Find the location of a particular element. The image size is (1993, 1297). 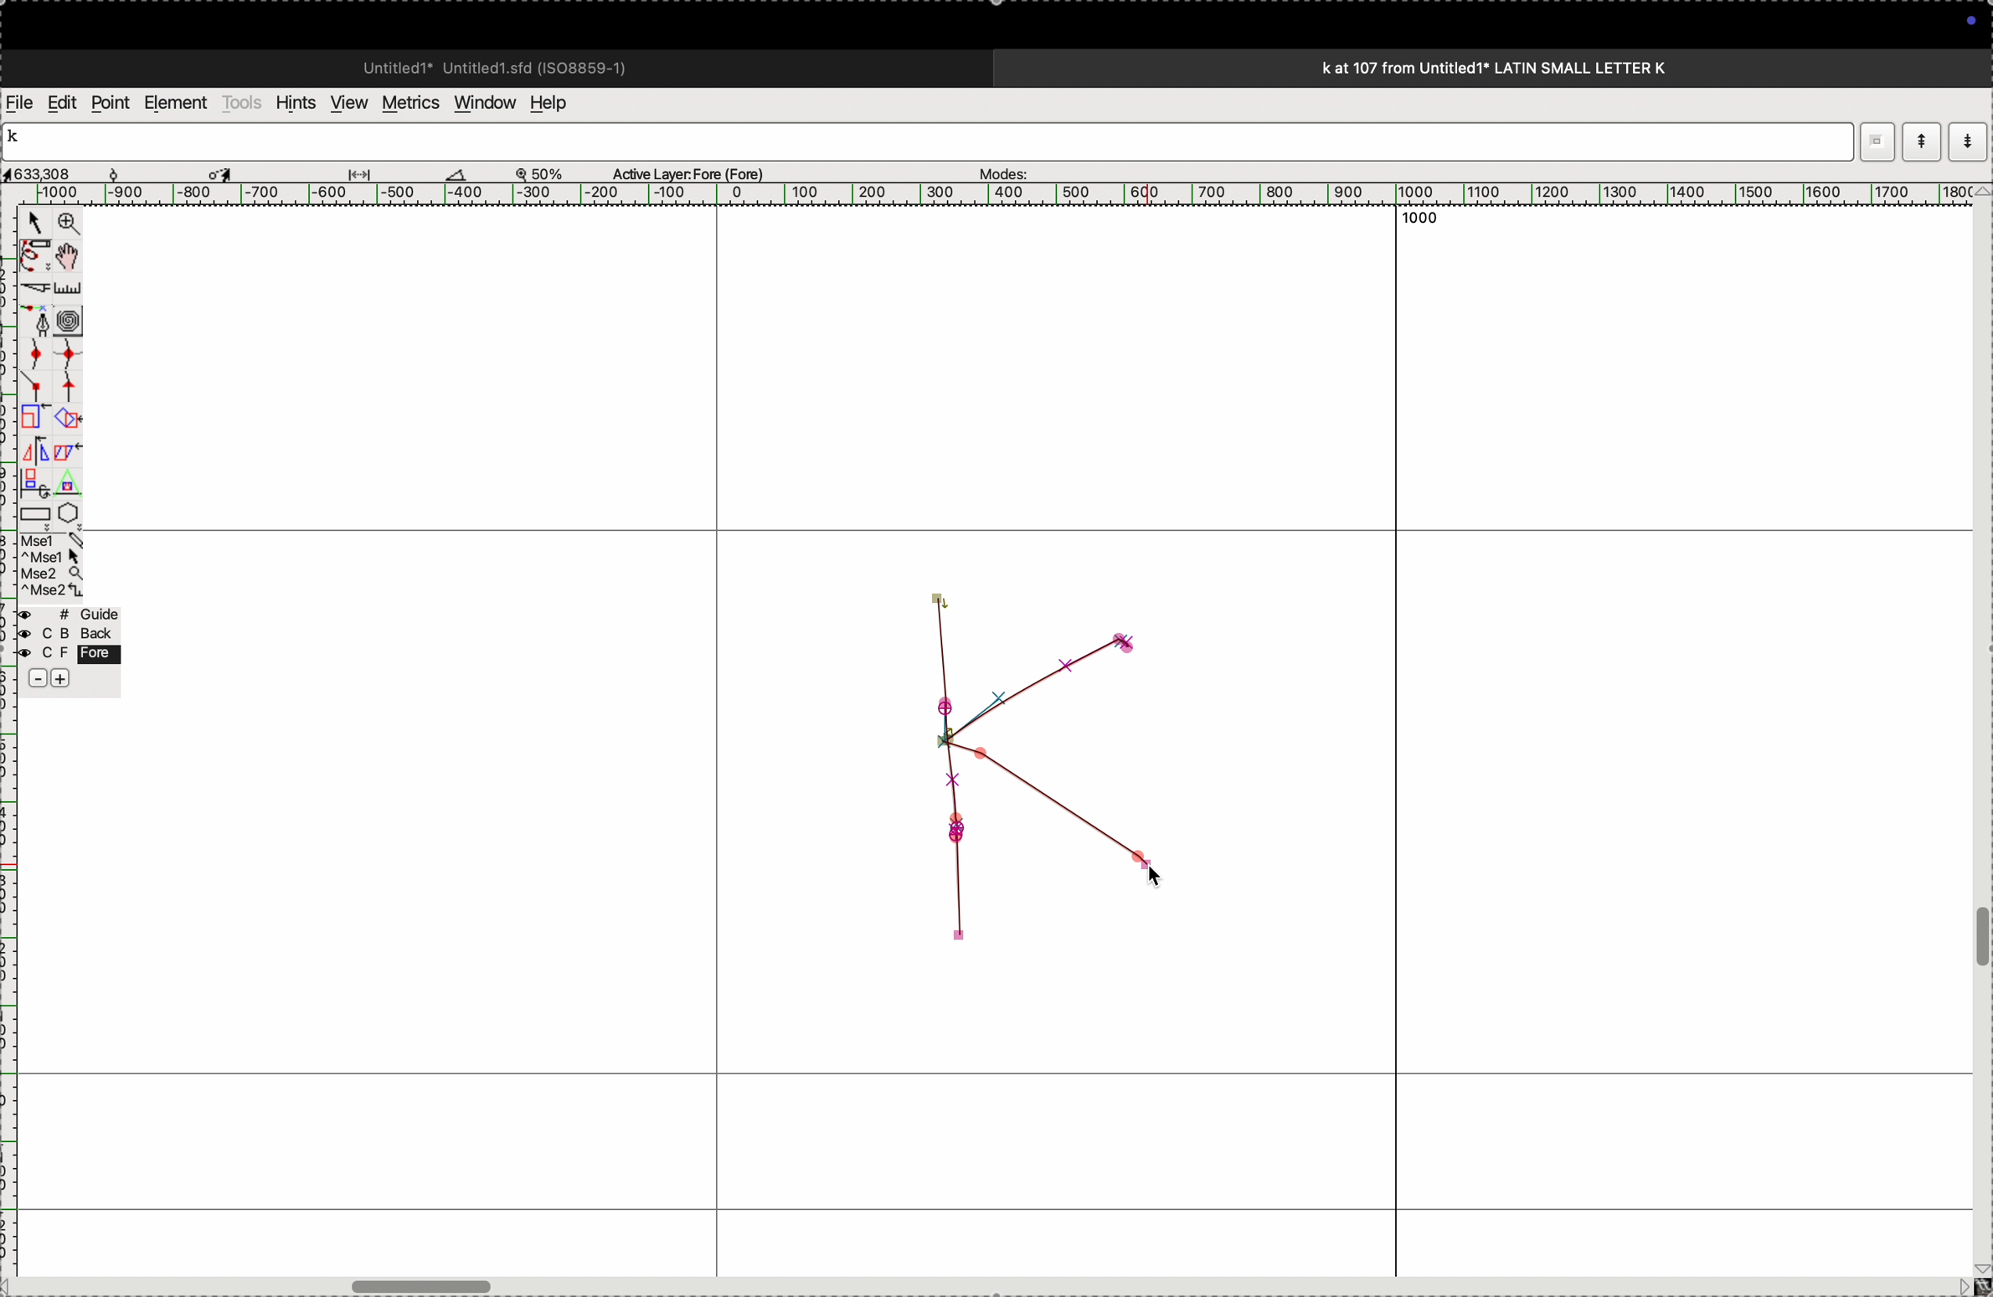

zoom is located at coordinates (548, 172).